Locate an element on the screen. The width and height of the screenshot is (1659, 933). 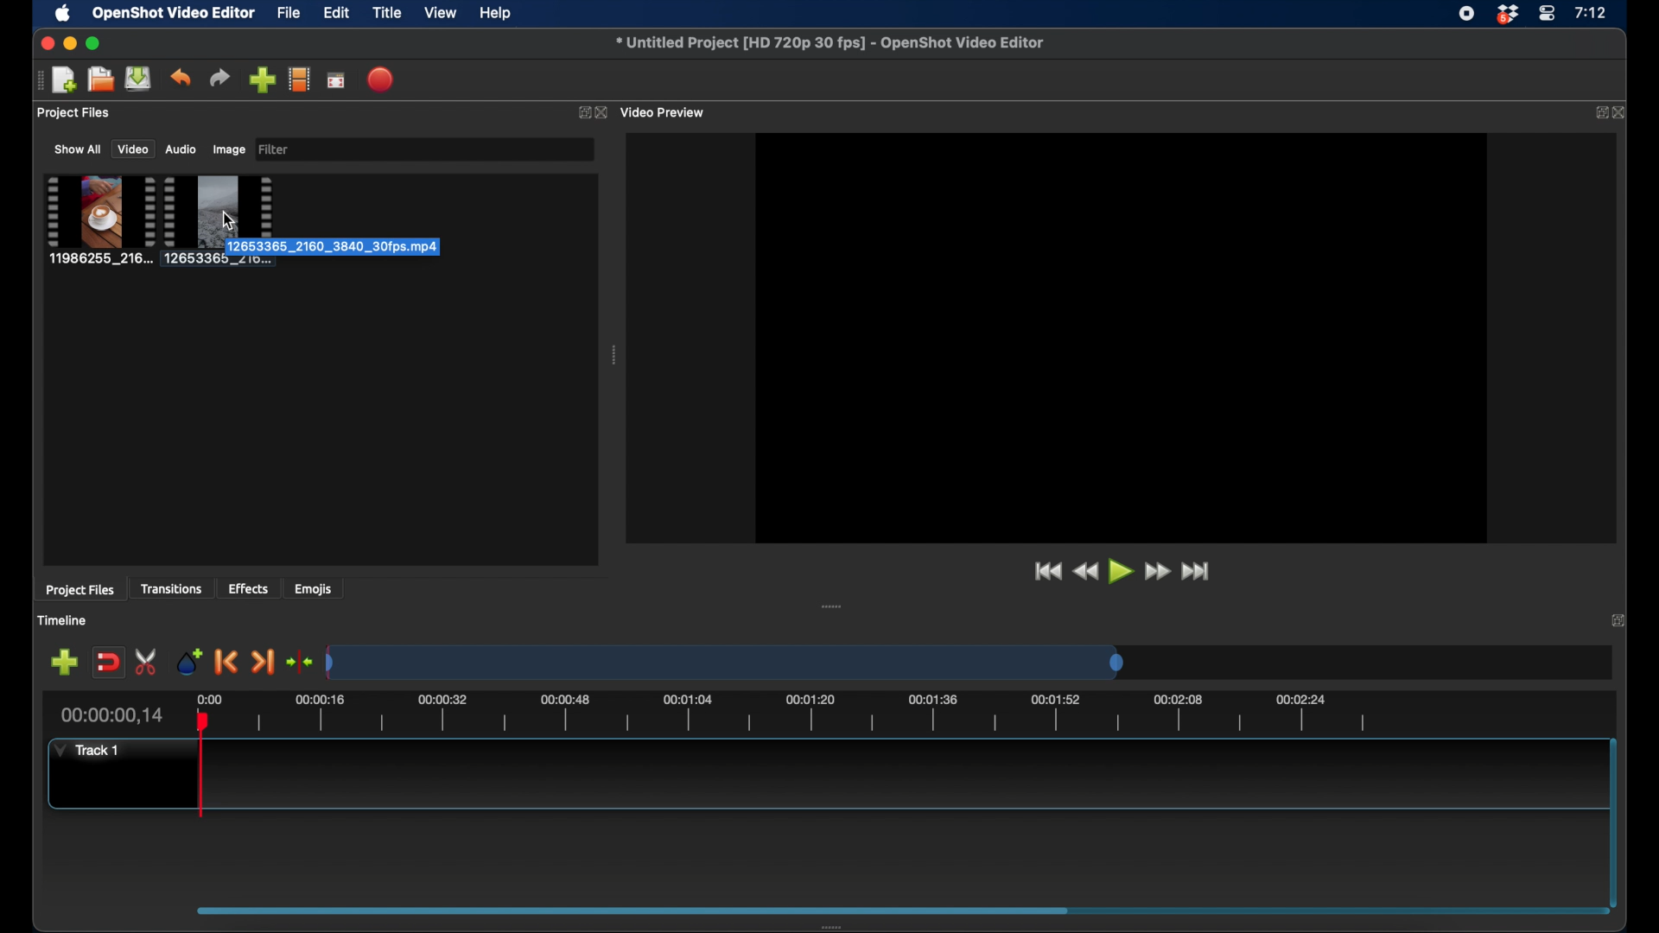
close is located at coordinates (605, 113).